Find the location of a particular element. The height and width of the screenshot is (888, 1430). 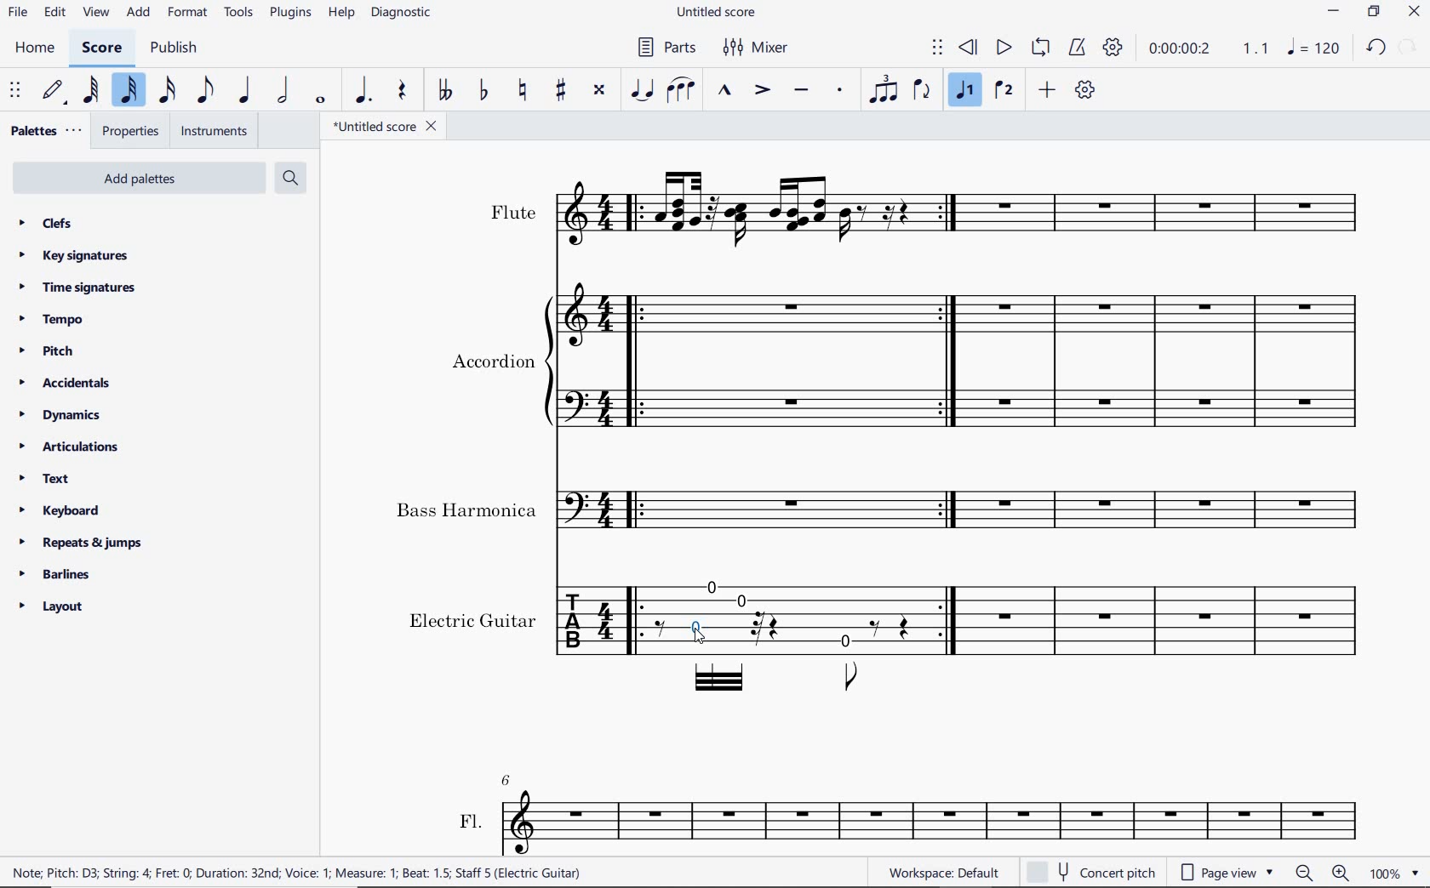

text is located at coordinates (44, 479).